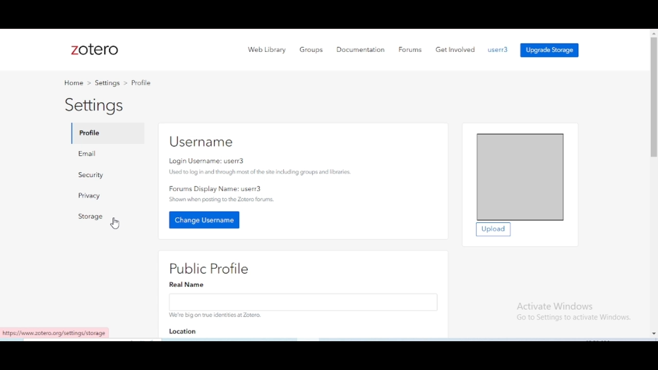  I want to click on profile, so click(498, 50).